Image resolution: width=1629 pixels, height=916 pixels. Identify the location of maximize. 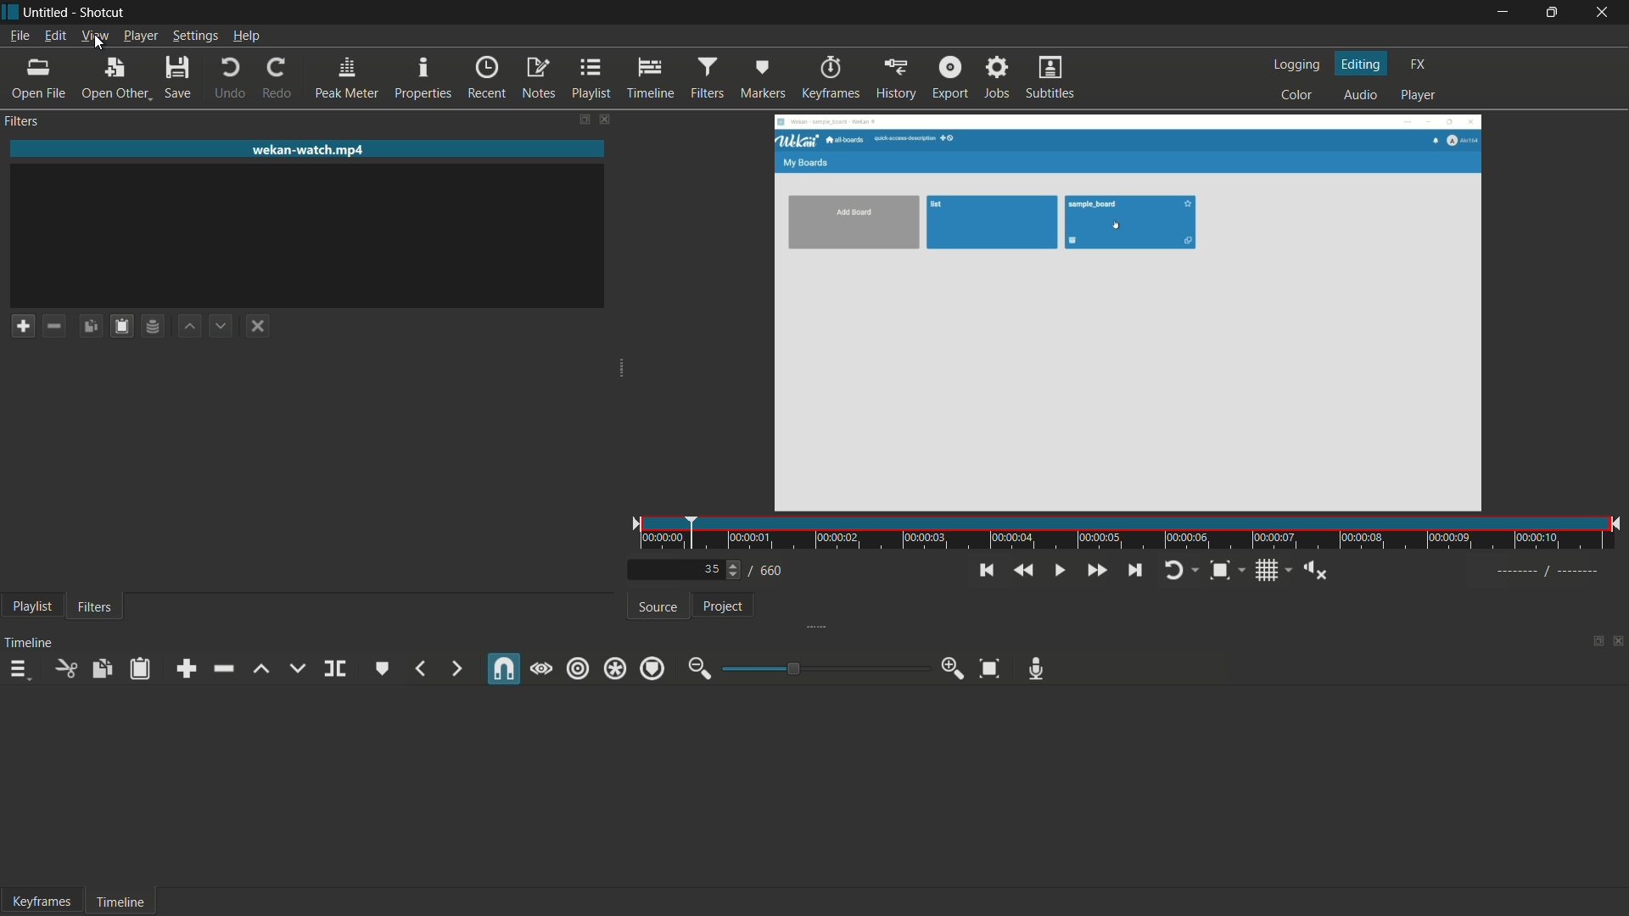
(1553, 13).